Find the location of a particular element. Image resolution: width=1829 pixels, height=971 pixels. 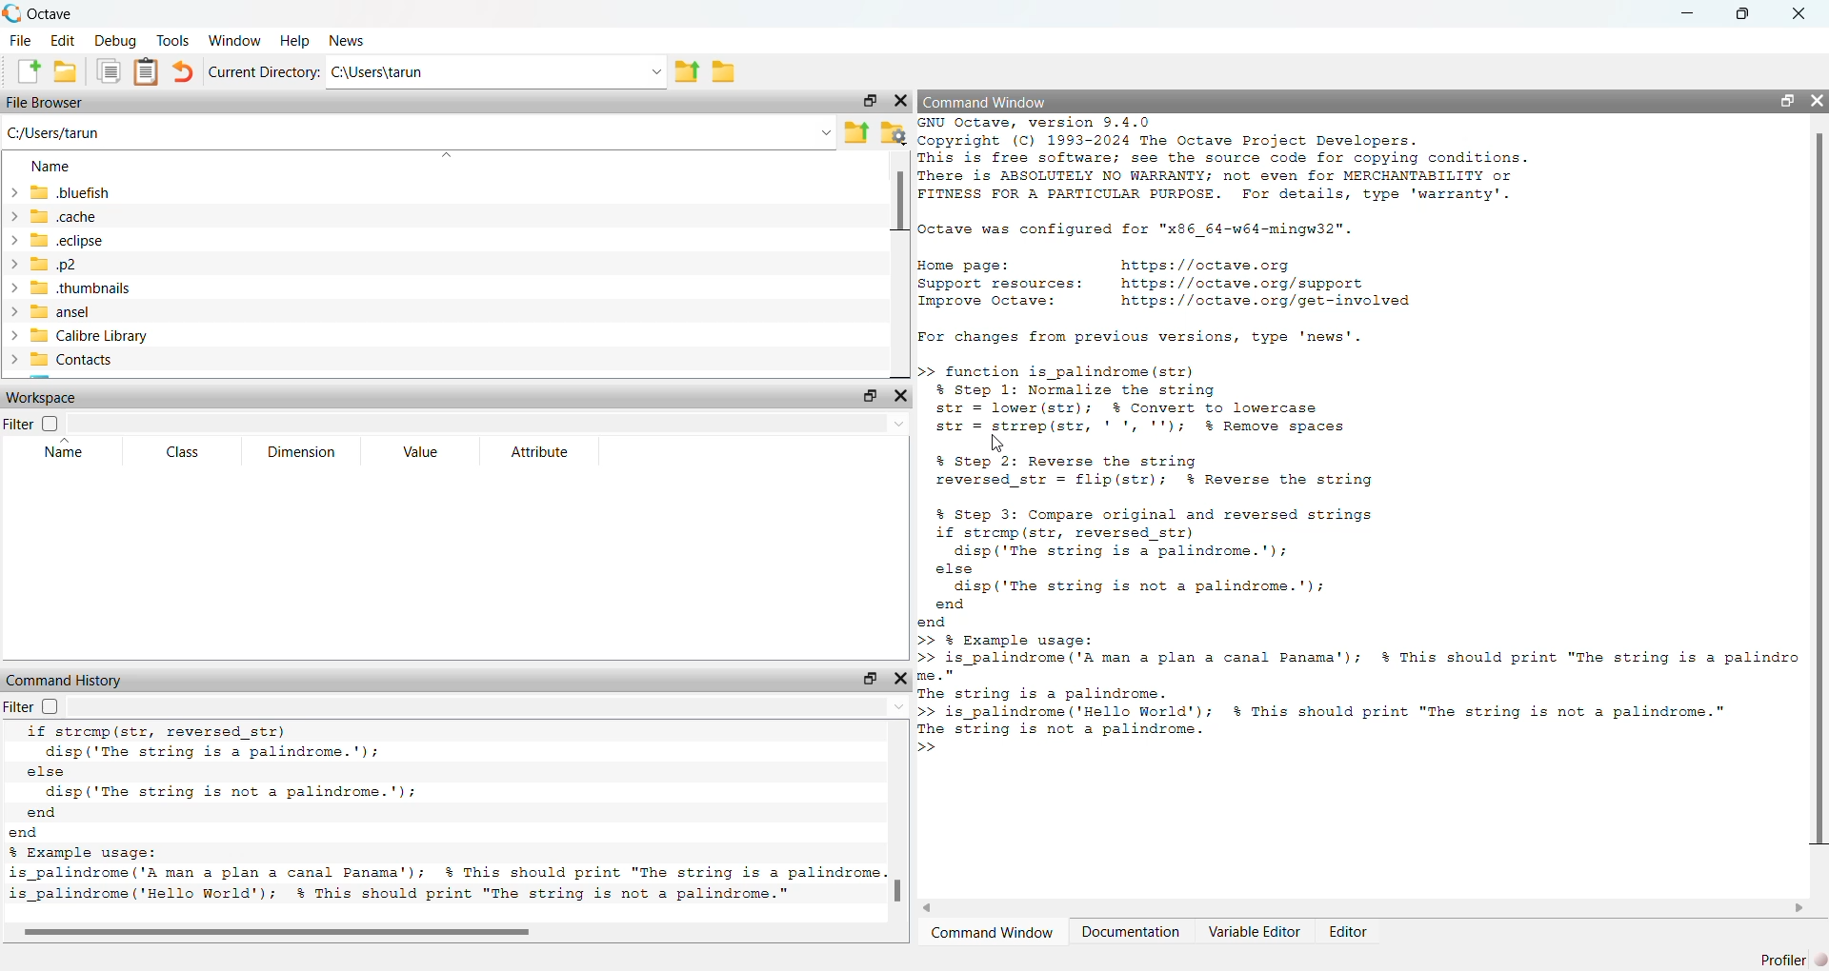

end is located at coordinates (995, 615).